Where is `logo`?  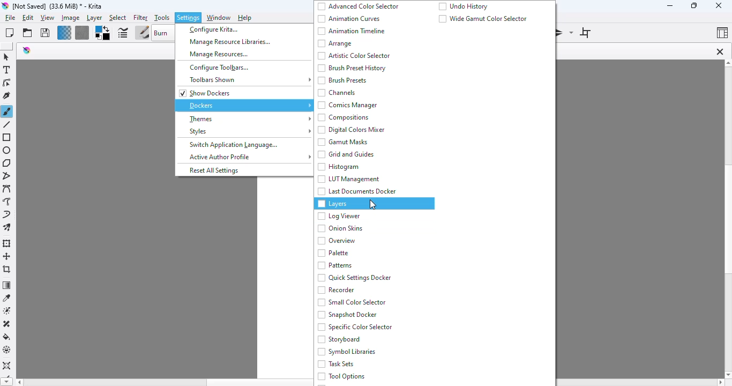
logo is located at coordinates (27, 50).